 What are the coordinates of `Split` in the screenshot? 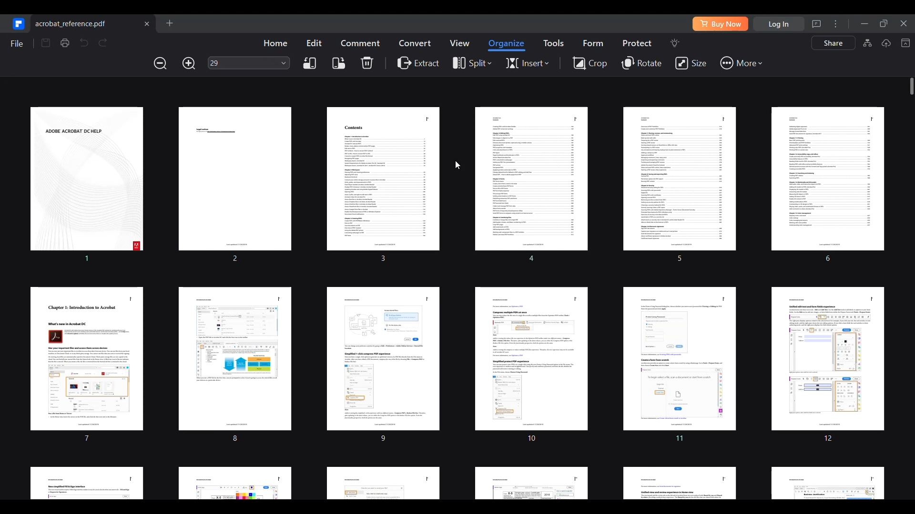 It's located at (470, 64).